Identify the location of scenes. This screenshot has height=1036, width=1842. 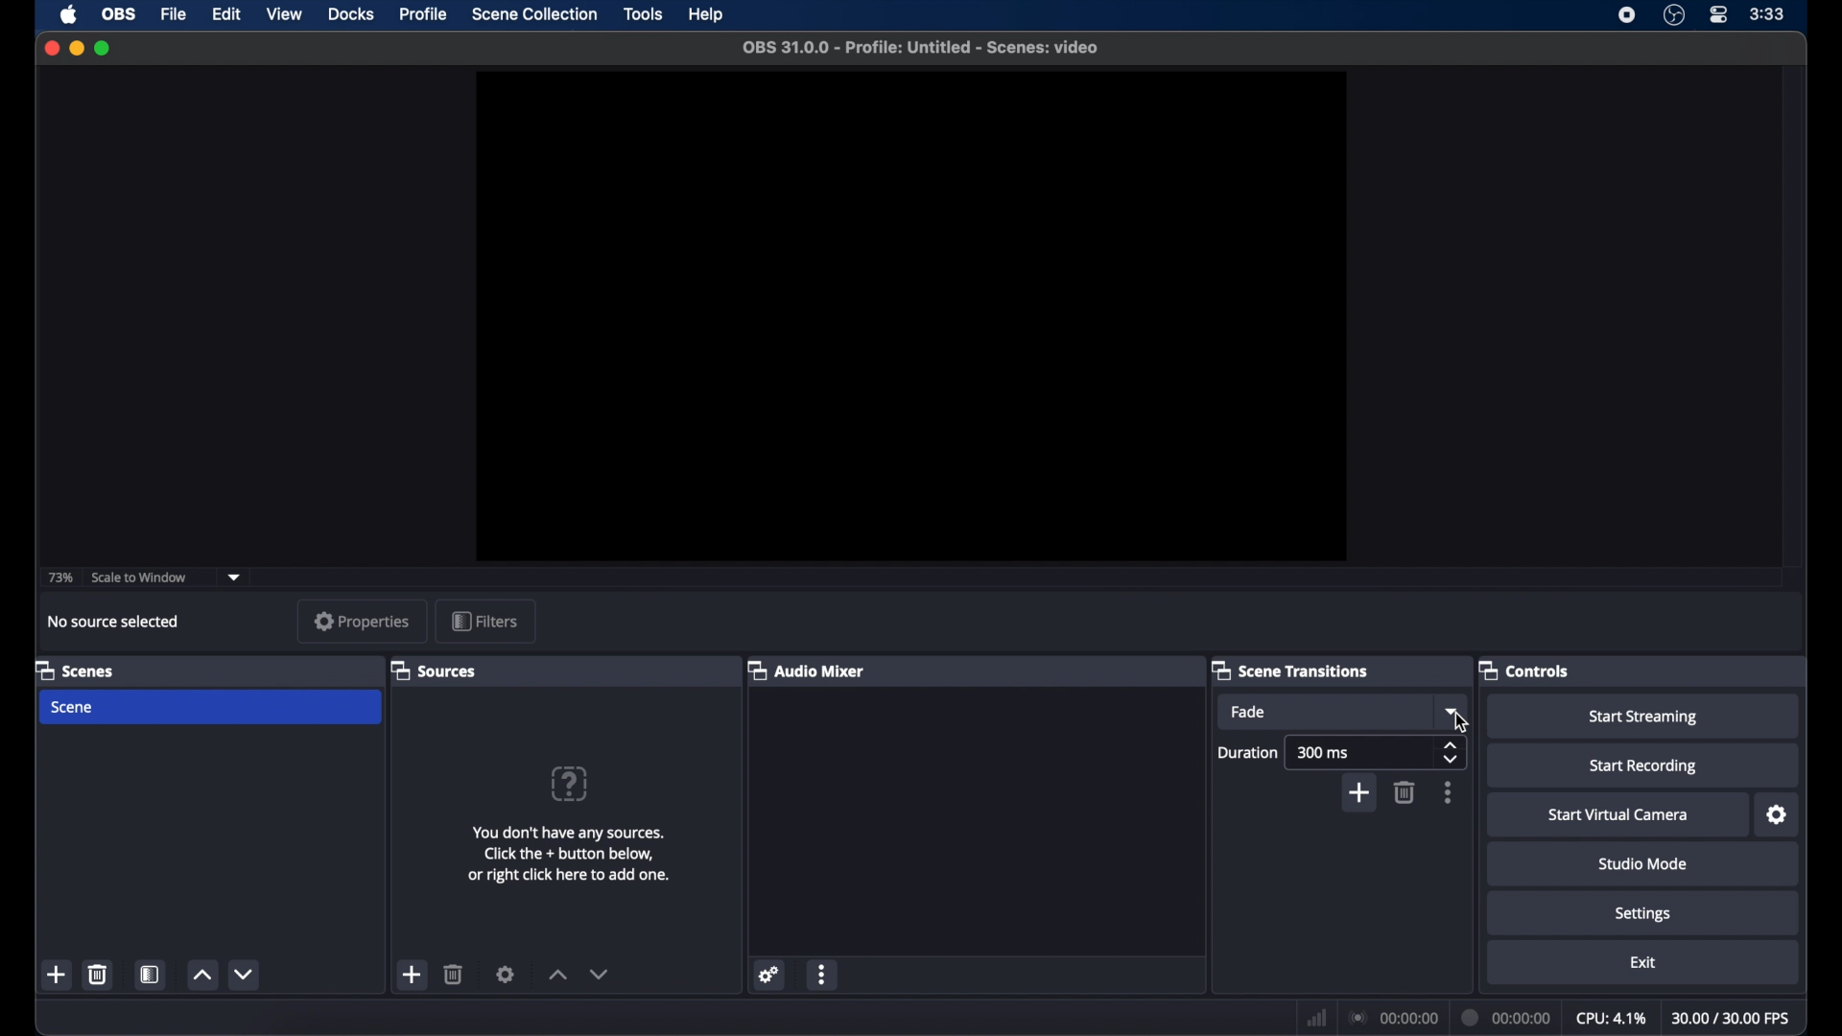
(74, 670).